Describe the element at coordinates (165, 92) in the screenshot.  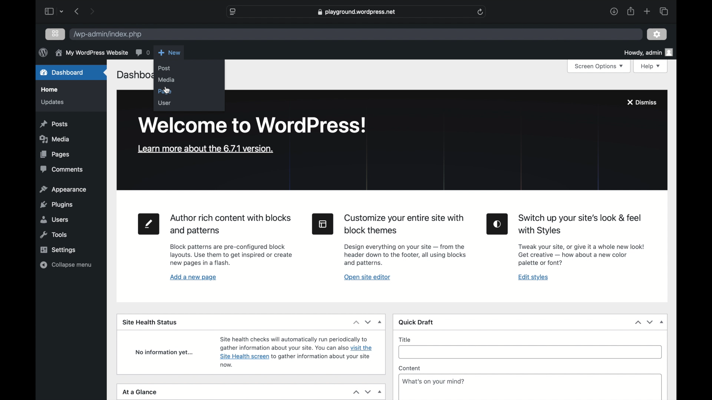
I see `page` at that location.